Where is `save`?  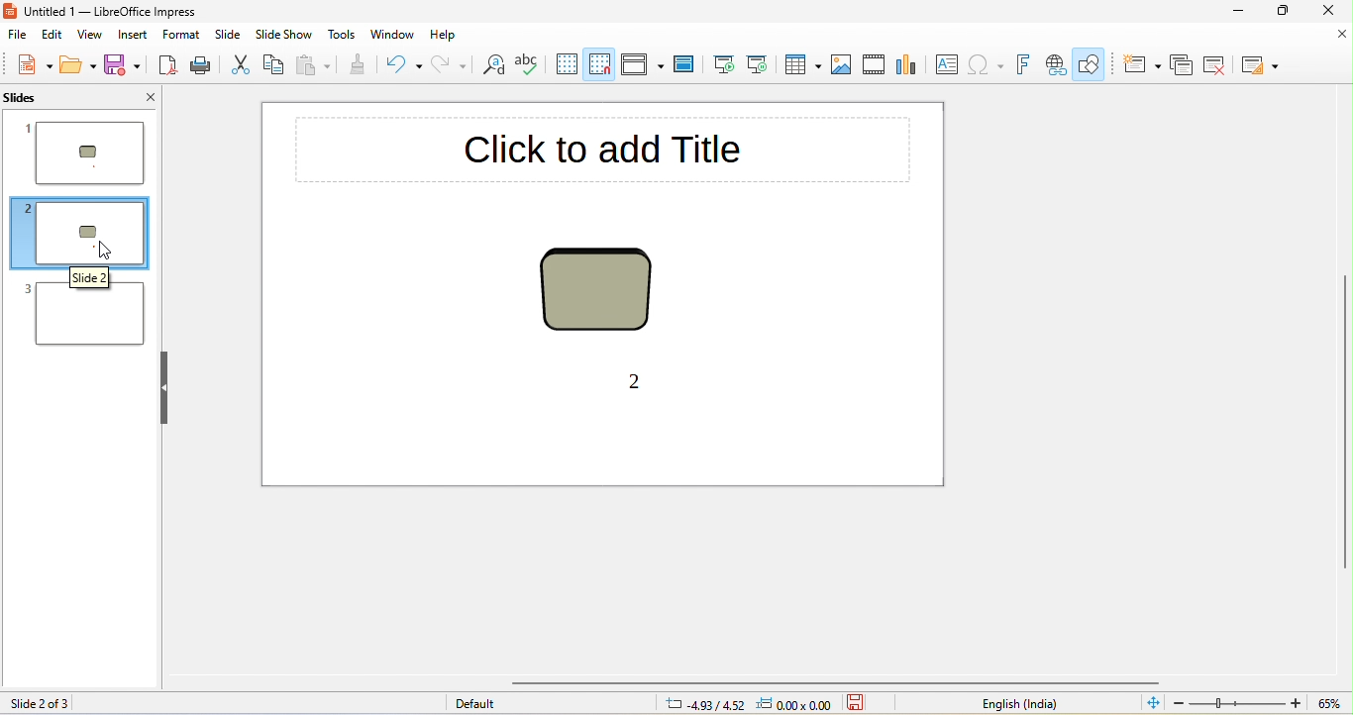
save is located at coordinates (122, 65).